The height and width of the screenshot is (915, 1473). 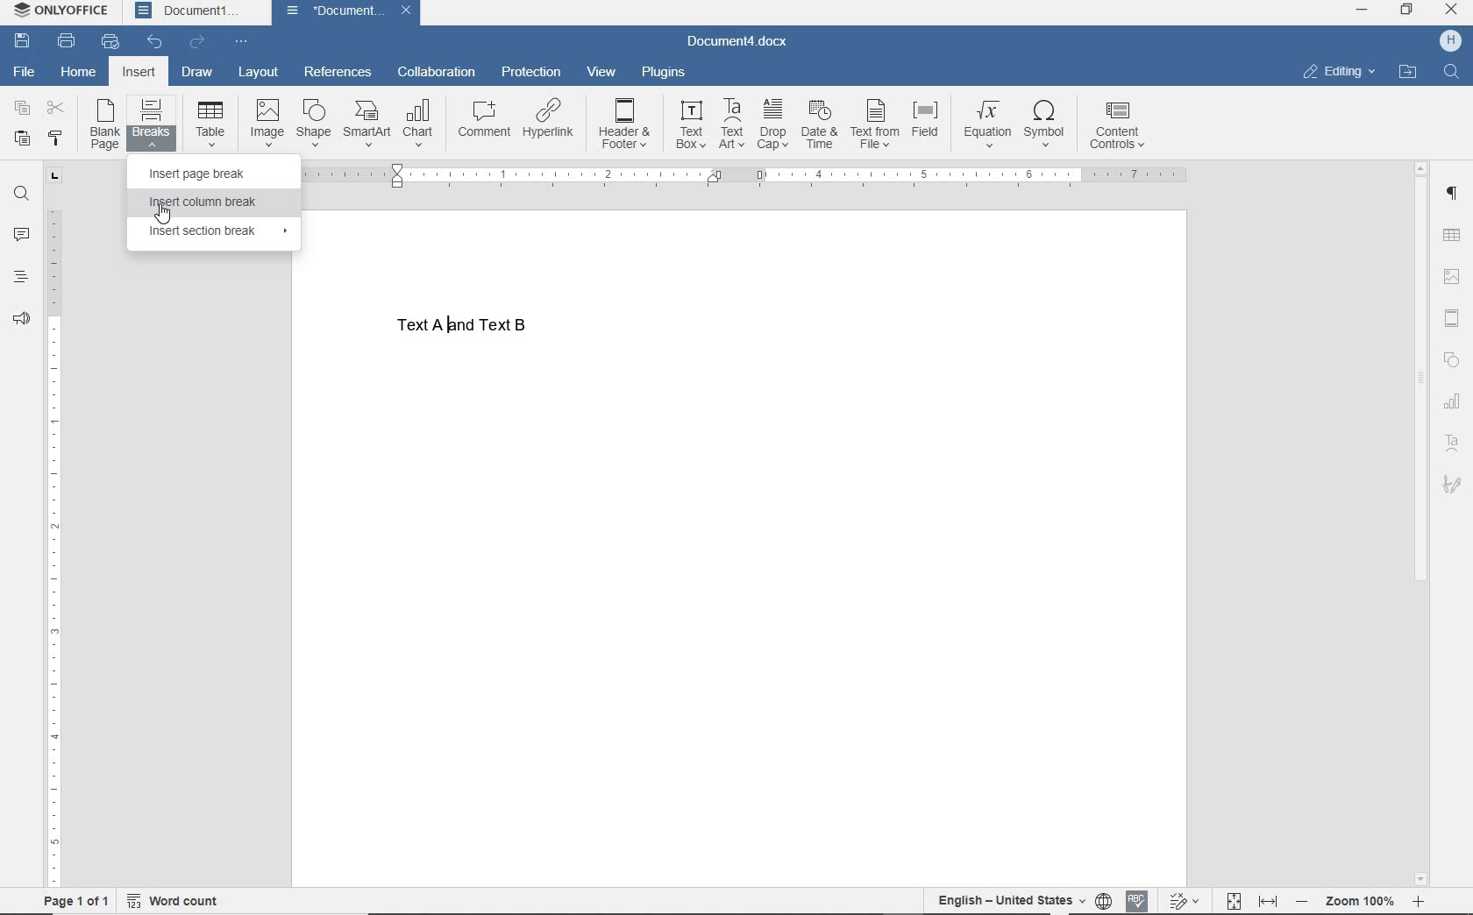 I want to click on RULER, so click(x=57, y=549).